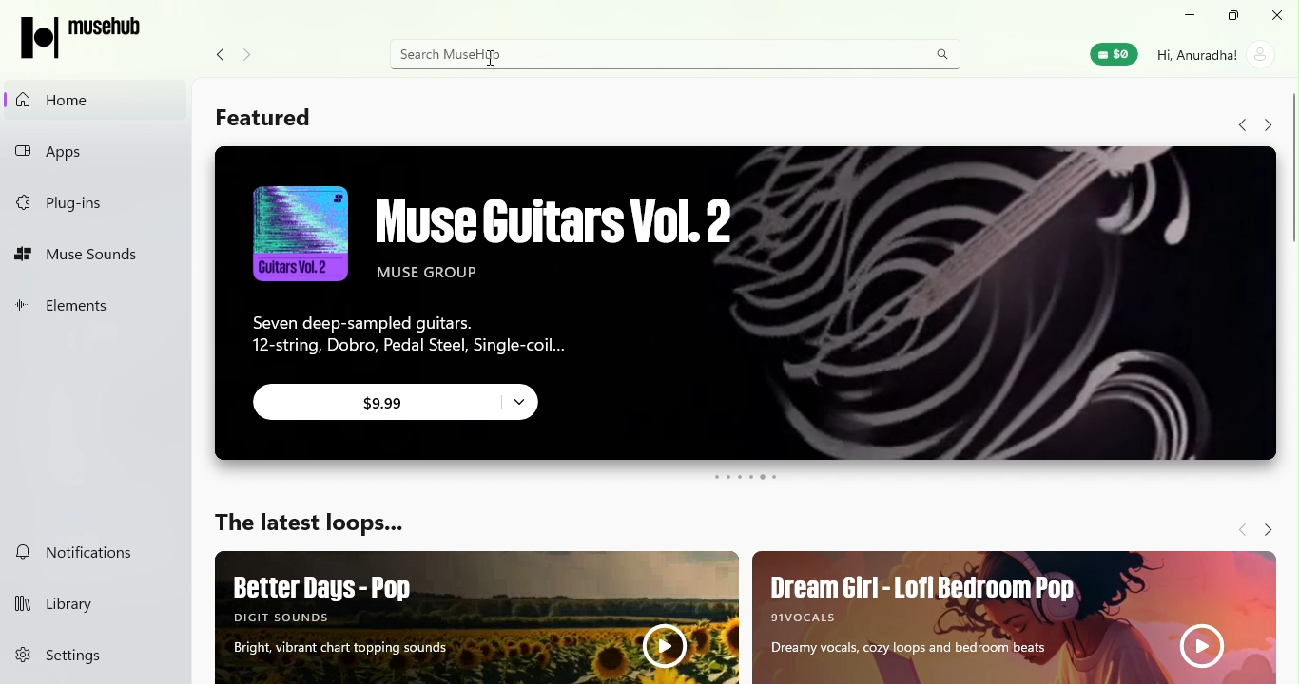 The height and width of the screenshot is (684, 1299). Describe the element at coordinates (87, 312) in the screenshot. I see `Elements` at that location.